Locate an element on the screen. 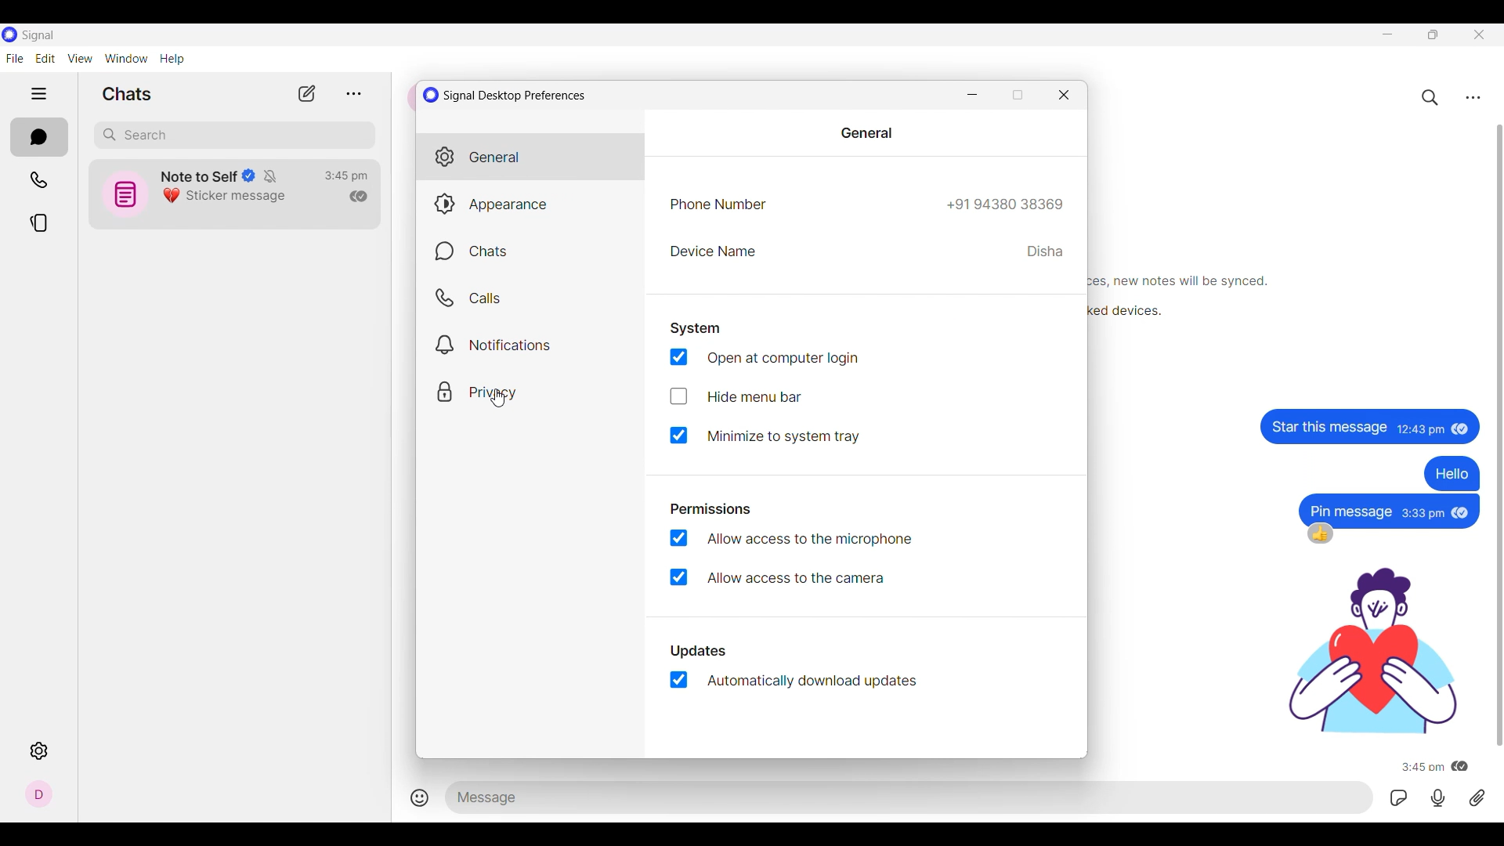  Toggle for allow access to the camera, current selection is located at coordinates (778, 578).